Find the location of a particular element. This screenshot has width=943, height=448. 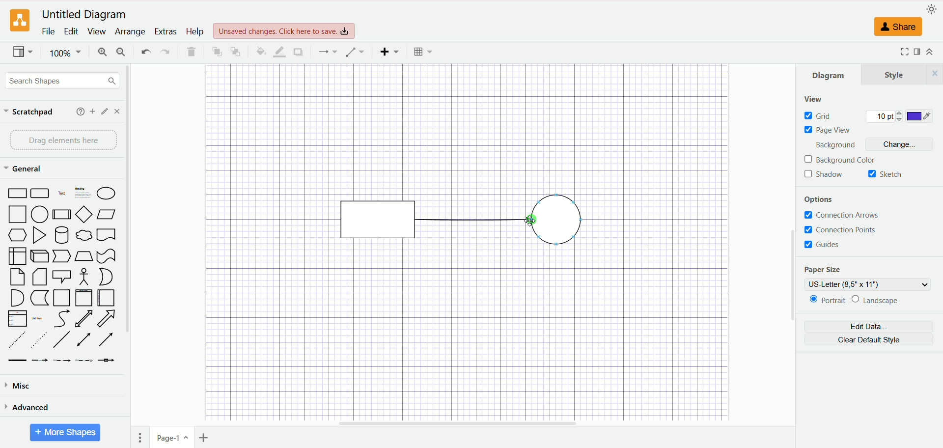

paper size is located at coordinates (824, 269).